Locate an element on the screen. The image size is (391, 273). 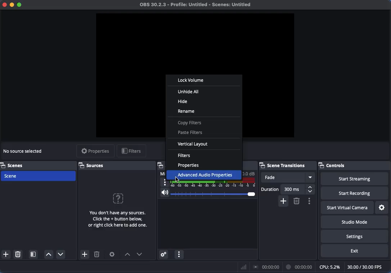
Rename is located at coordinates (186, 112).